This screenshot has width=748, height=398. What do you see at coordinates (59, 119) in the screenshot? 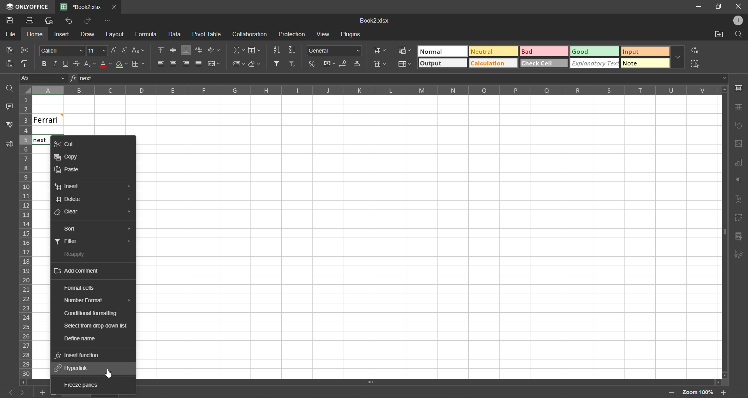
I see `Ferrari` at bounding box center [59, 119].